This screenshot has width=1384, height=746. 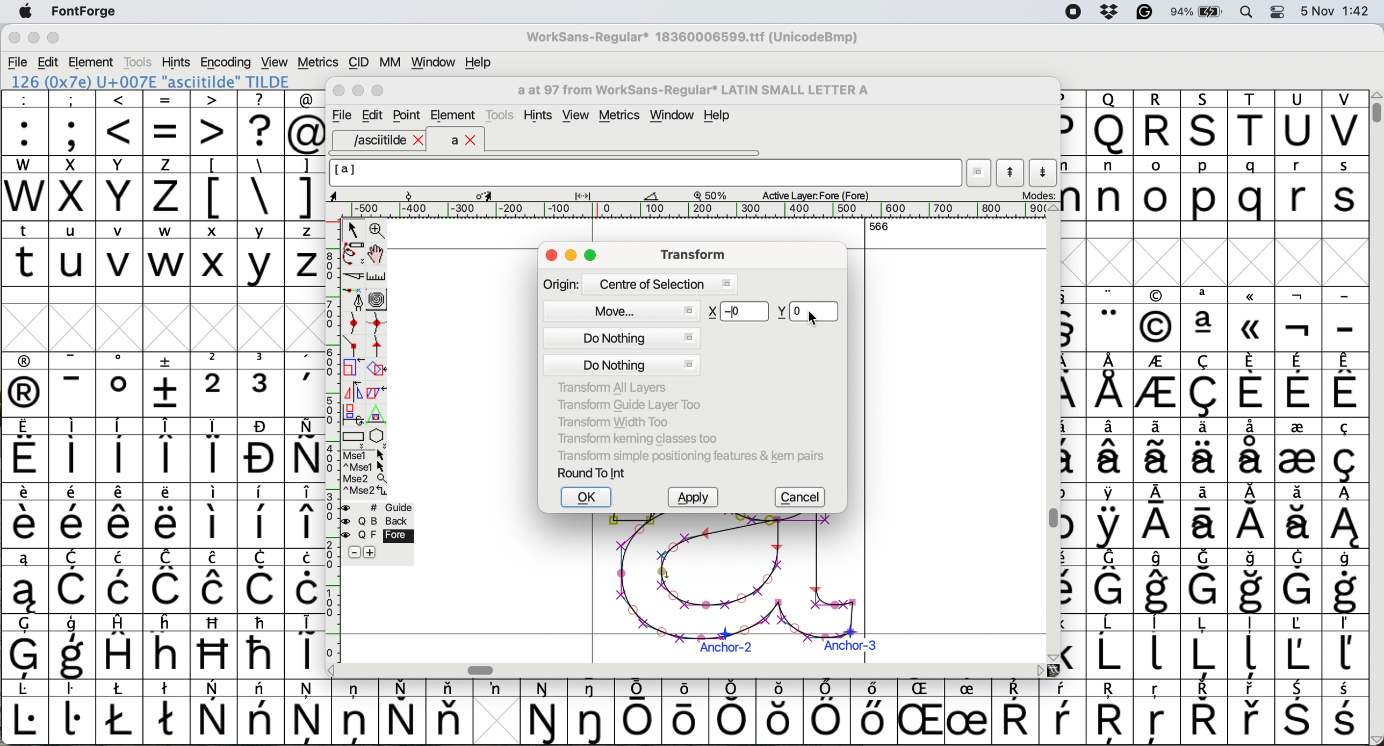 I want to click on >, so click(x=214, y=123).